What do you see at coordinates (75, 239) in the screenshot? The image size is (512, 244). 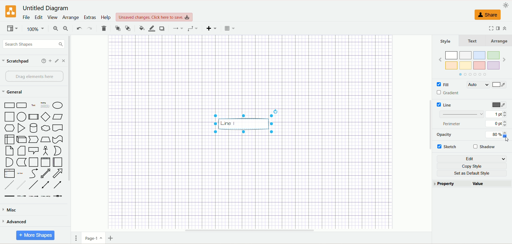 I see `pages` at bounding box center [75, 239].